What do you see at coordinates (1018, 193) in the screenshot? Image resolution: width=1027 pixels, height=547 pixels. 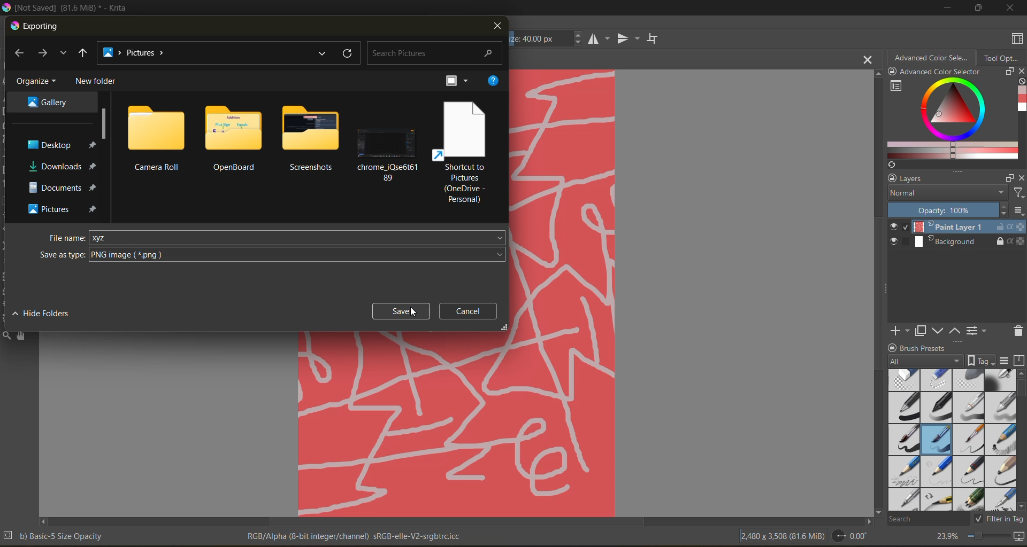 I see `filters` at bounding box center [1018, 193].